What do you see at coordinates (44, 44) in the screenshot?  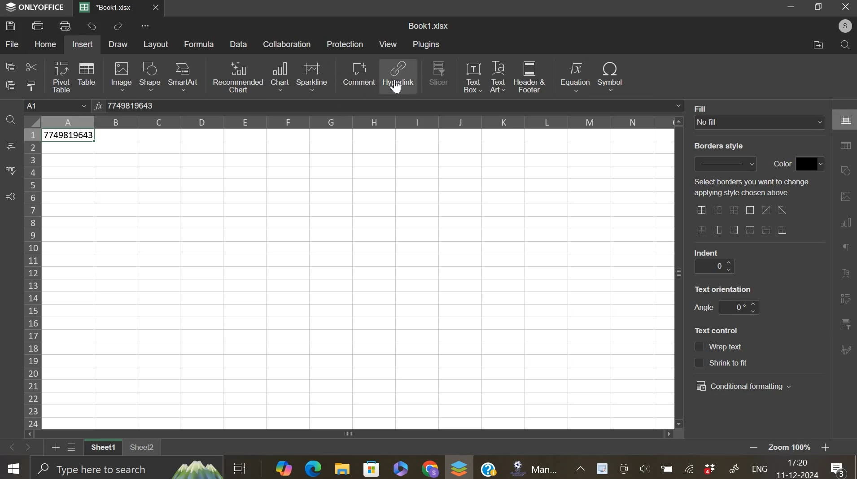 I see `home` at bounding box center [44, 44].